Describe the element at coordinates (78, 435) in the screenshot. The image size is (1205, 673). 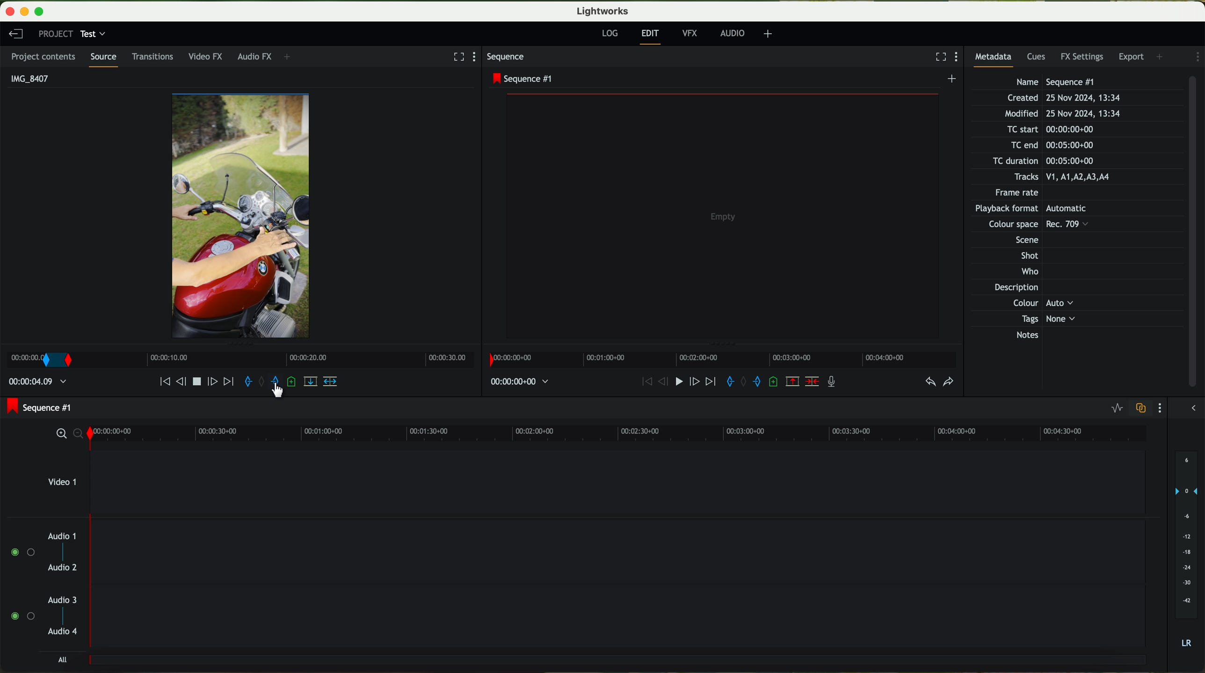
I see `zoom out` at that location.